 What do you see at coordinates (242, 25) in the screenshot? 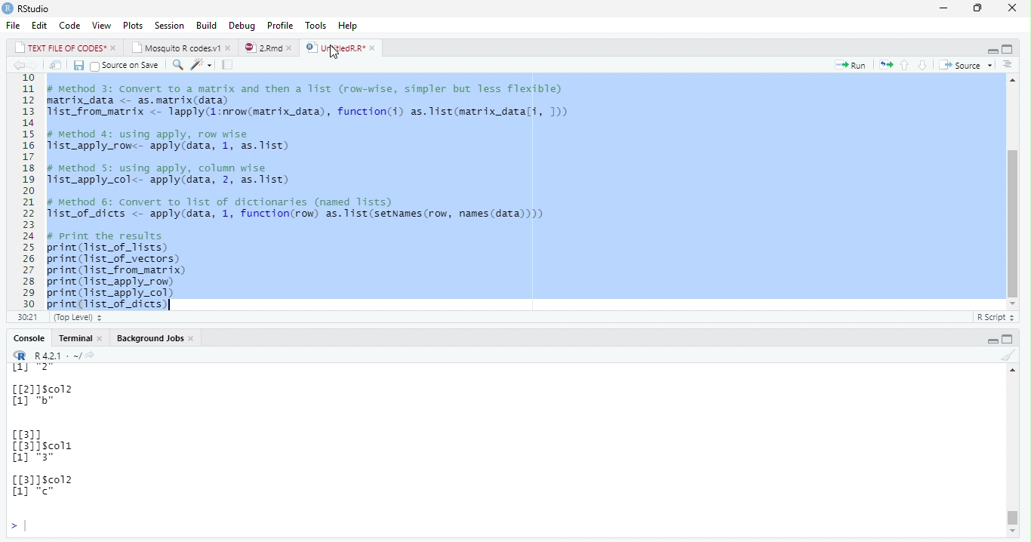
I see `Debug` at bounding box center [242, 25].